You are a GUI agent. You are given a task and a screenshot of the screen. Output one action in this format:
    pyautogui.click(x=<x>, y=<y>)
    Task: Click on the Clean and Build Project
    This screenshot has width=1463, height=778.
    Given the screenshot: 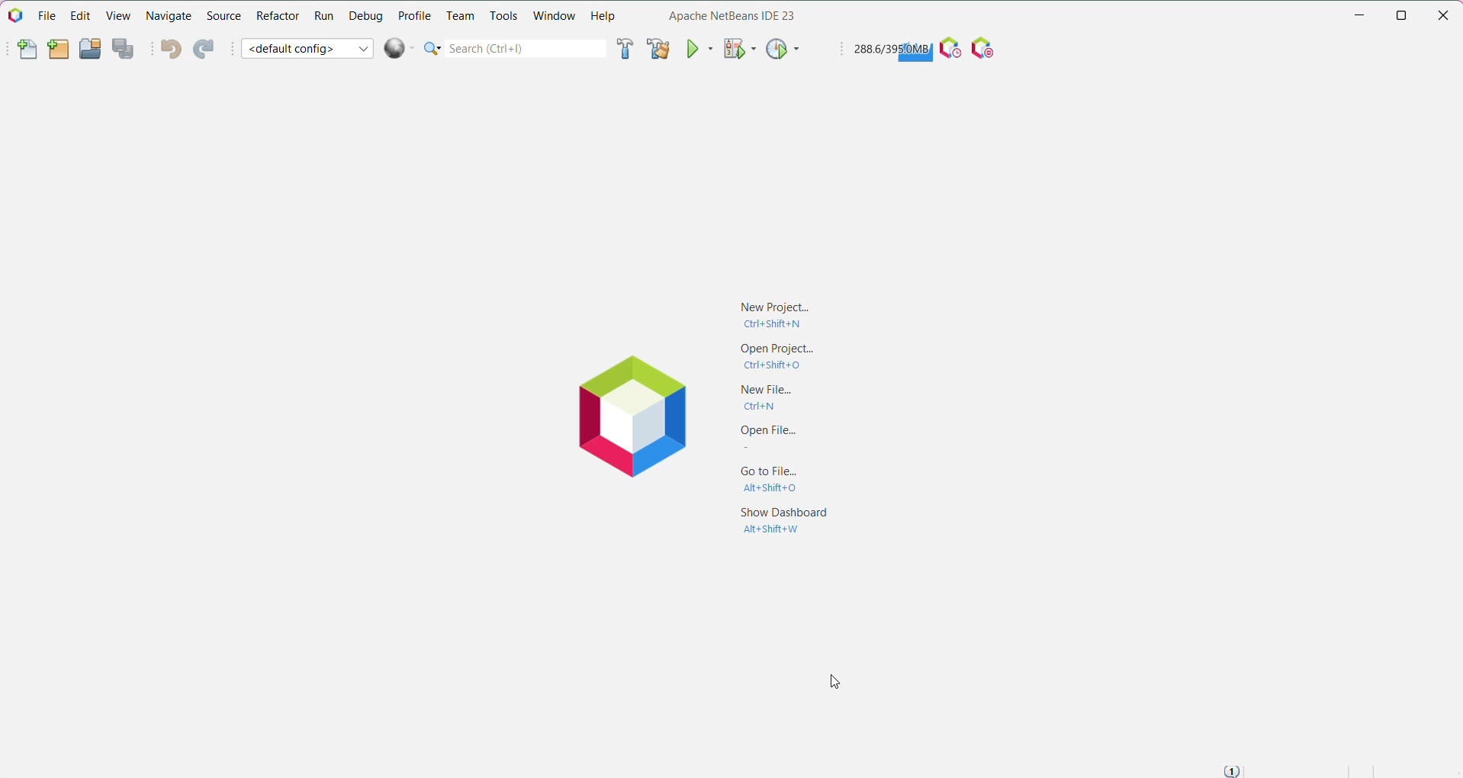 What is the action you would take?
    pyautogui.click(x=658, y=48)
    